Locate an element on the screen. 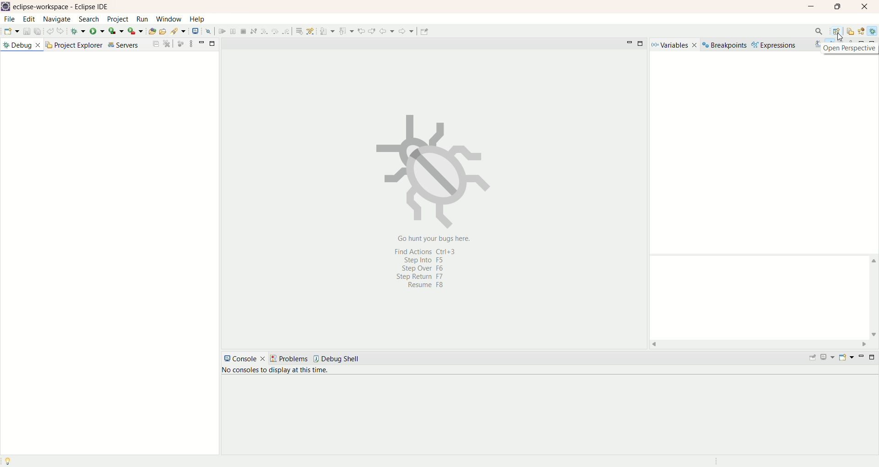  maximize is located at coordinates (212, 43).